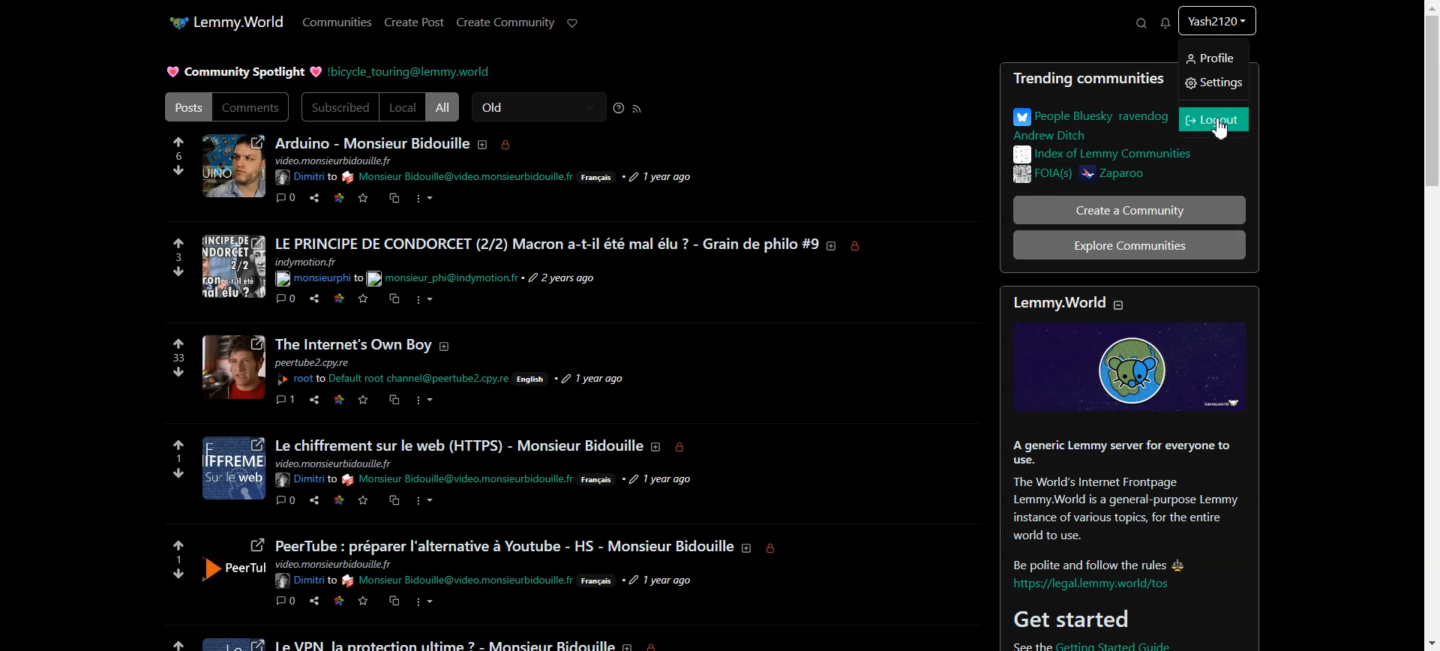  I want to click on save, so click(364, 401).